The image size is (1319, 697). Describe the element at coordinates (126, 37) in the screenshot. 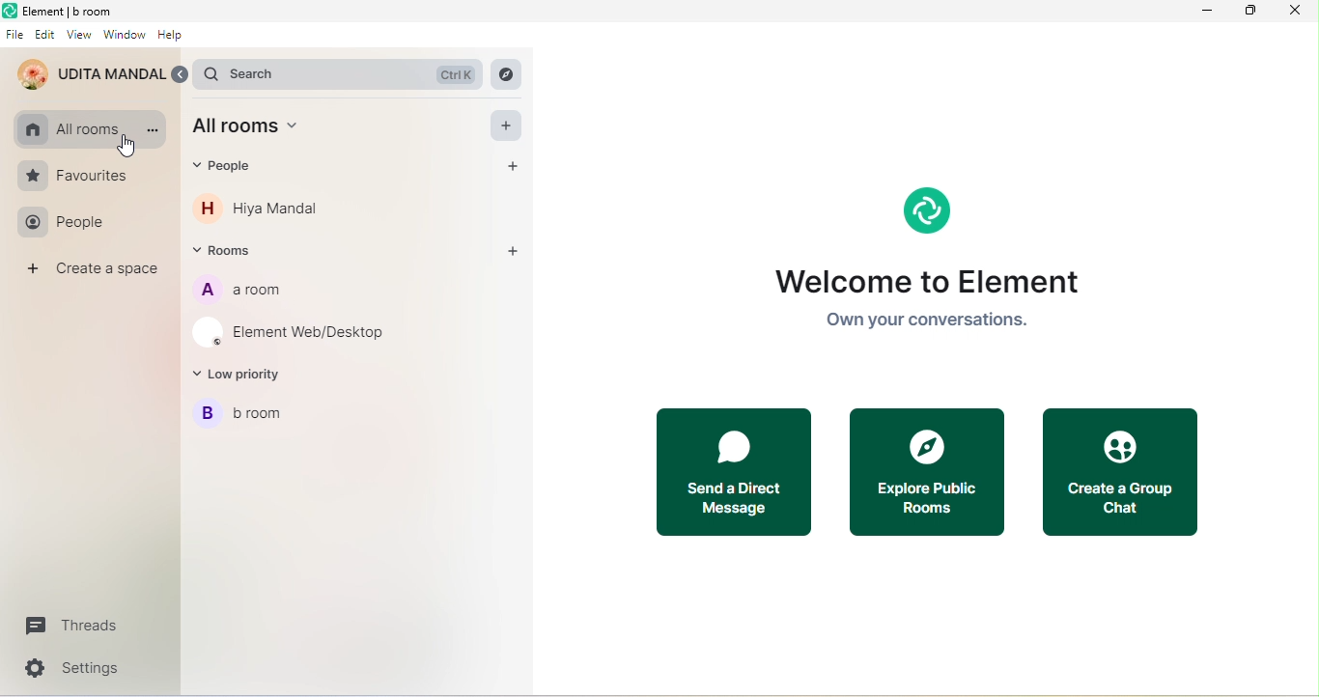

I see `window` at that location.